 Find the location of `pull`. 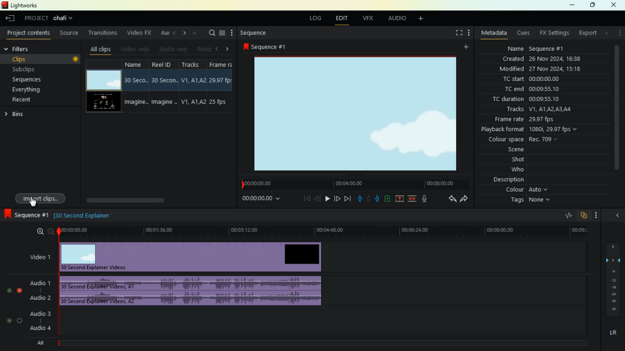

pull is located at coordinates (358, 199).